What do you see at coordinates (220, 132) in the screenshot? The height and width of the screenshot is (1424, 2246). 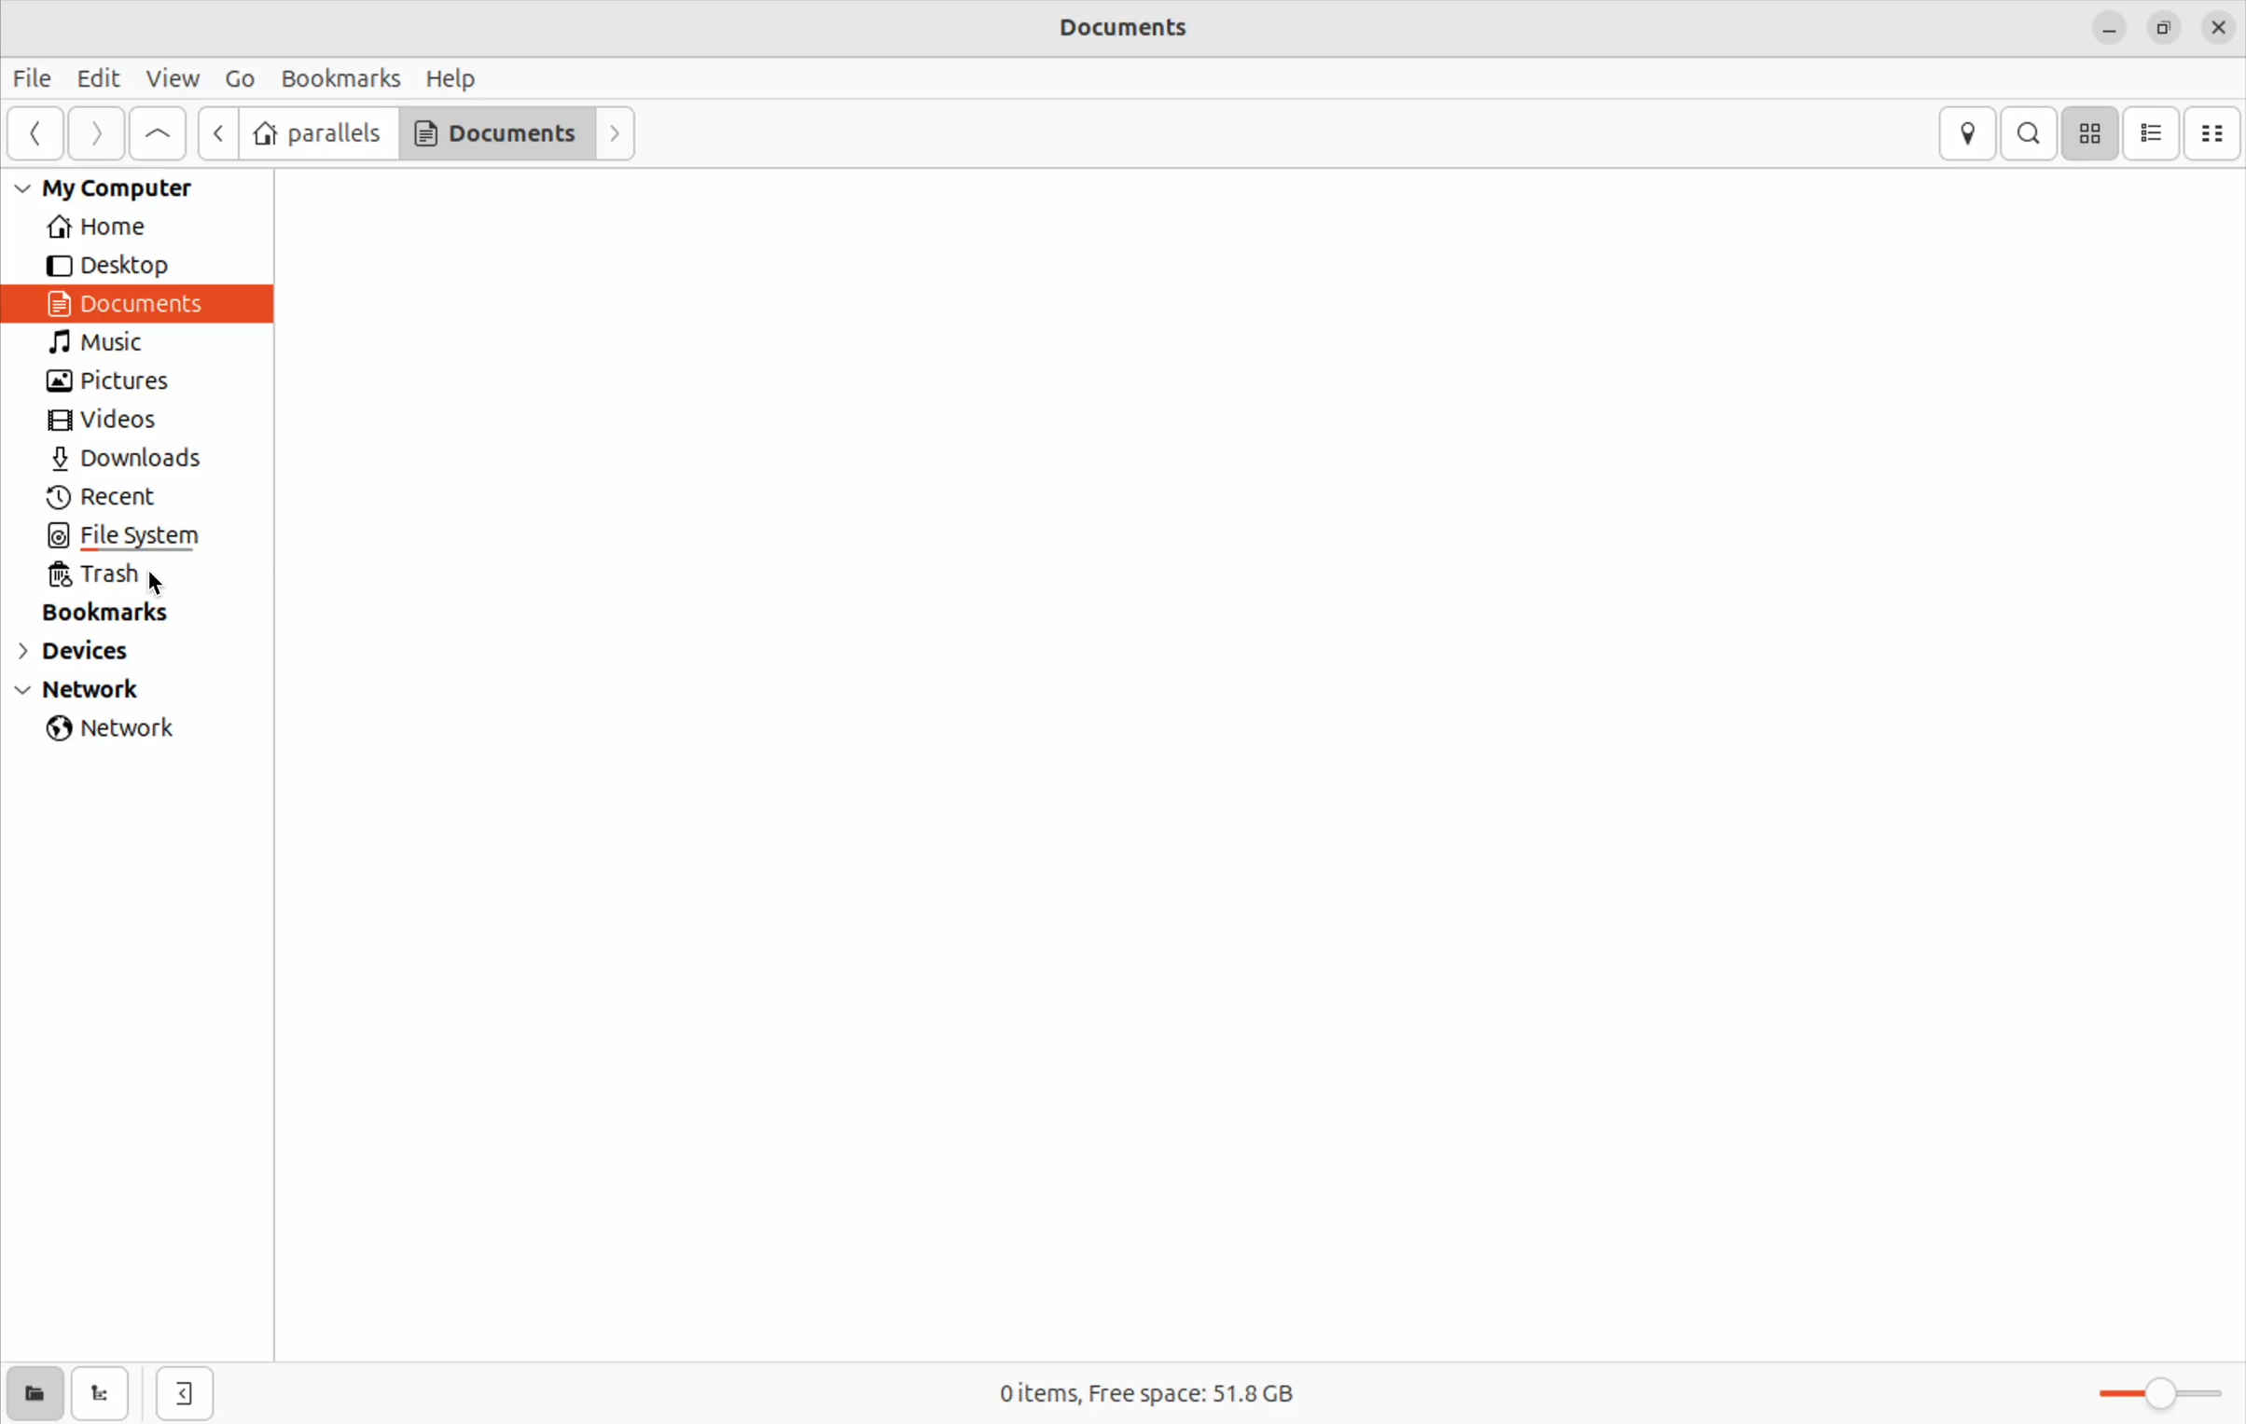 I see `` at bounding box center [220, 132].